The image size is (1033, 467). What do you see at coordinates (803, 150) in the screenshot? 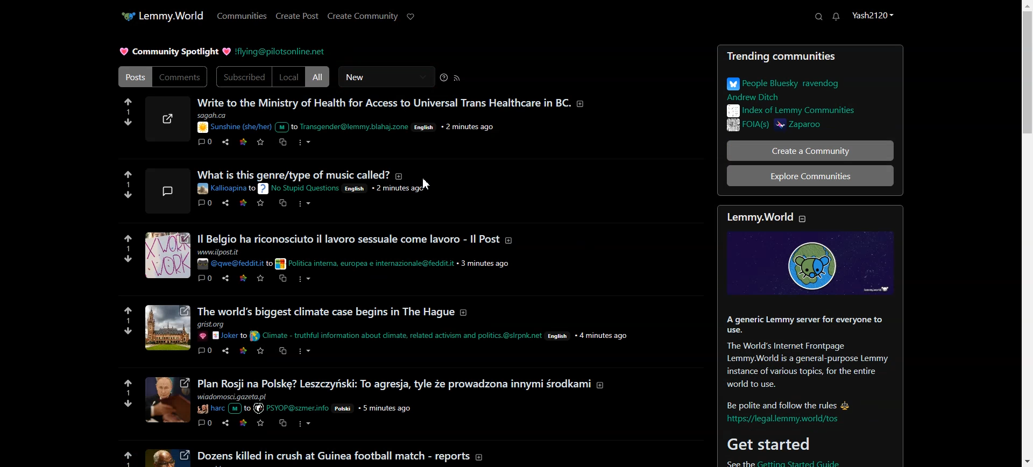
I see `Create a Community` at bounding box center [803, 150].